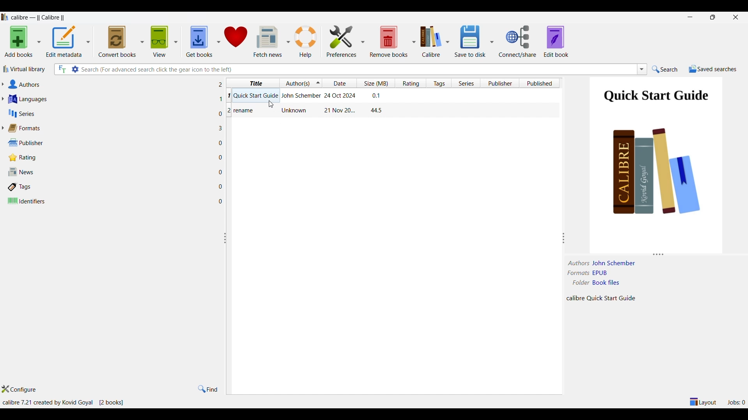 Image resolution: width=748 pixels, height=420 pixels. Describe the element at coordinates (307, 111) in the screenshot. I see `Book: rename` at that location.